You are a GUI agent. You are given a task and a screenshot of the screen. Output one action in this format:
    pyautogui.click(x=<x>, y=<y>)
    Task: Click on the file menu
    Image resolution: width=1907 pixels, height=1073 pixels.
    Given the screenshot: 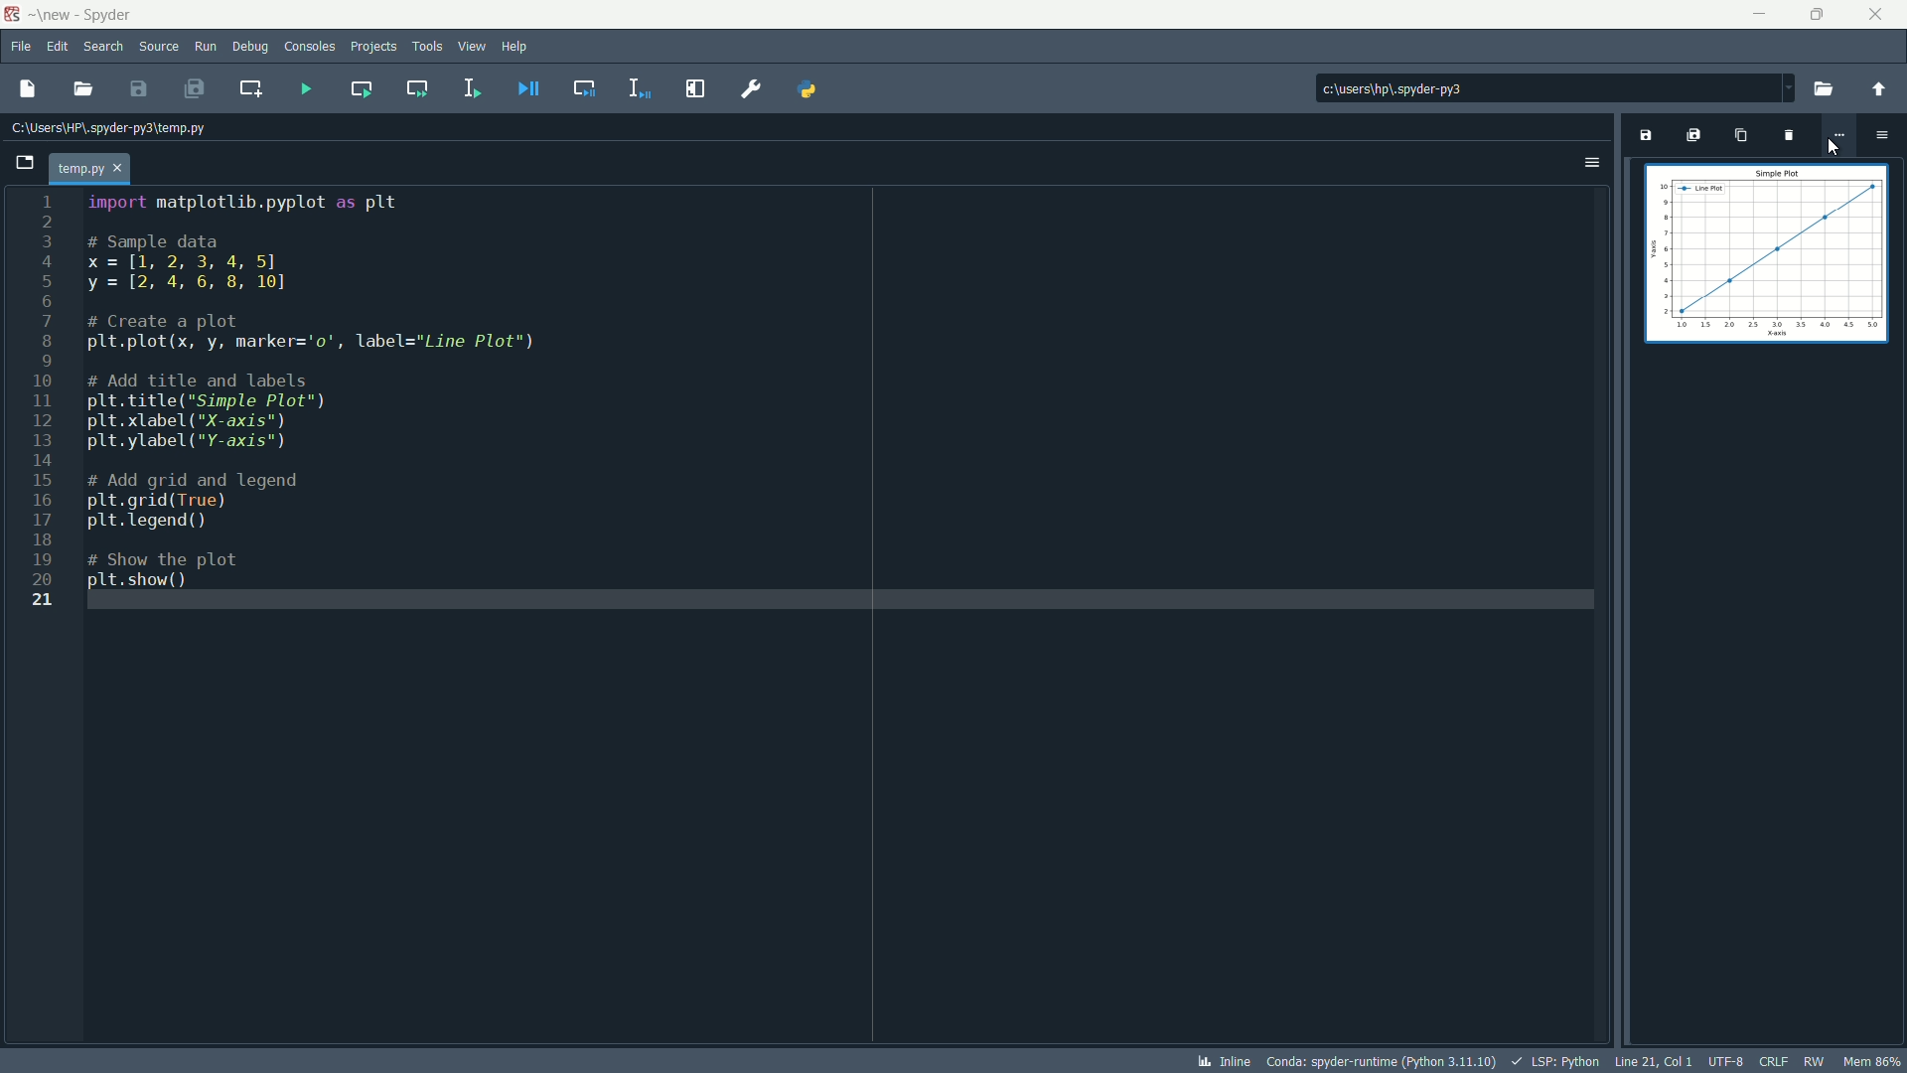 What is the action you would take?
    pyautogui.click(x=21, y=46)
    